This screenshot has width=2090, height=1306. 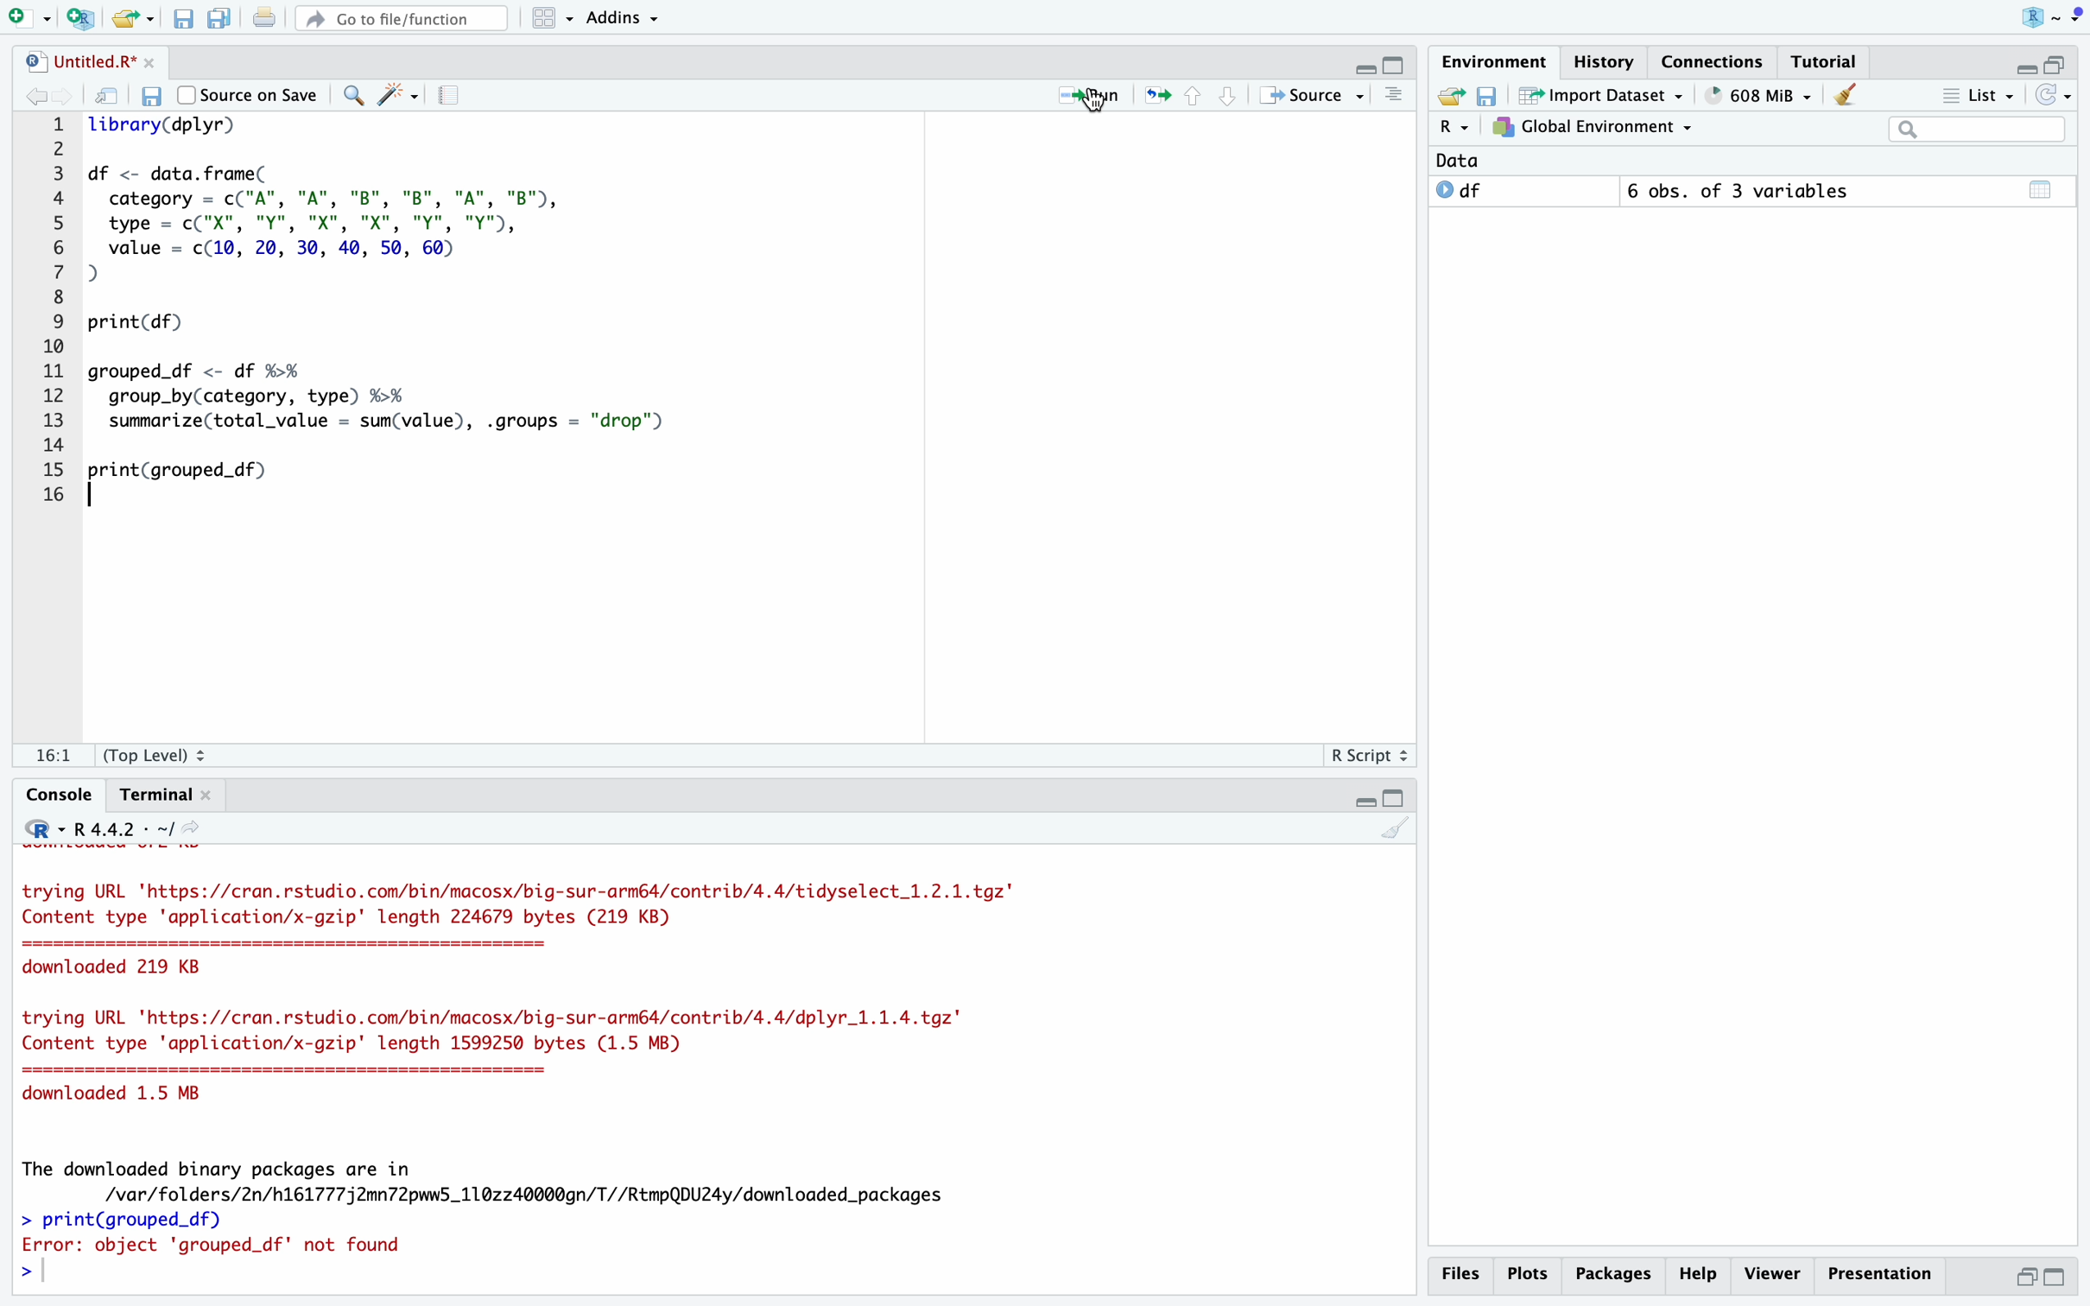 I want to click on Source on Save, so click(x=245, y=93).